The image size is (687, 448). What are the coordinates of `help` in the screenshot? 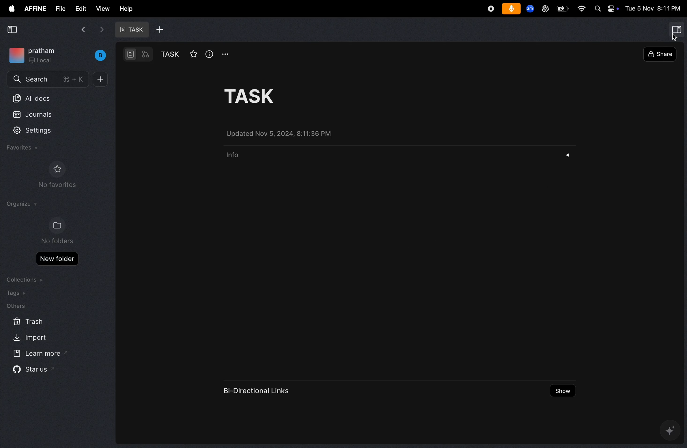 It's located at (125, 8).